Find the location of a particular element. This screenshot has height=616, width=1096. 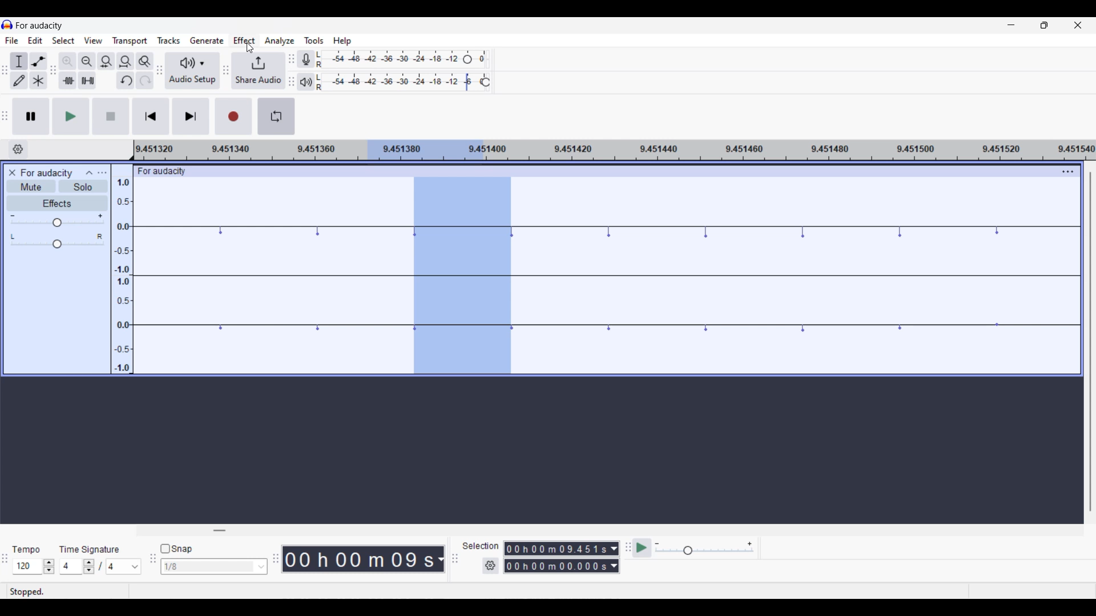

Pause is located at coordinates (31, 116).